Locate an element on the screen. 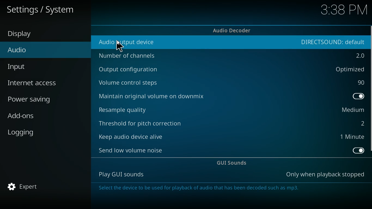 The height and width of the screenshot is (209, 372). play gui sounds is located at coordinates (120, 174).